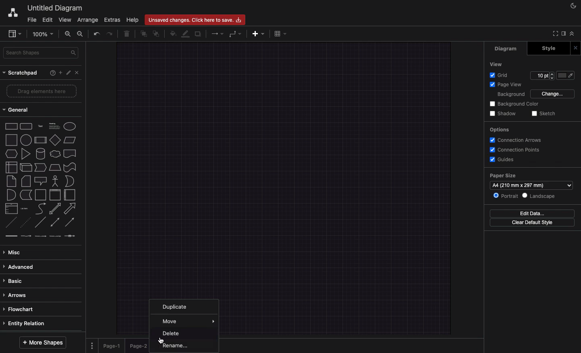 The height and width of the screenshot is (353, 581). Describe the element at coordinates (25, 309) in the screenshot. I see `Flowchart` at that location.